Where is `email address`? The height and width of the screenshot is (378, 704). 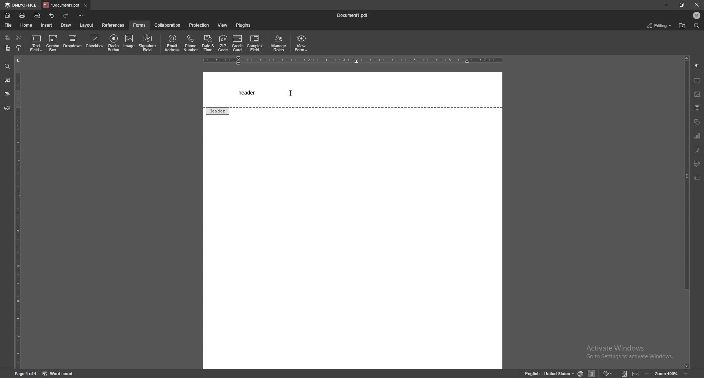
email address is located at coordinates (172, 43).